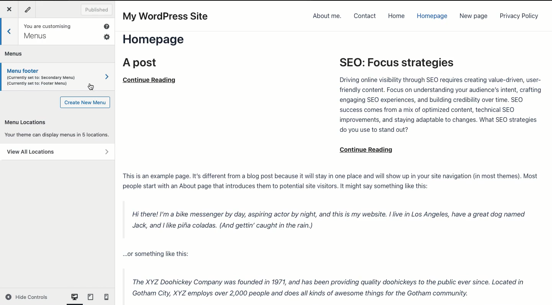 Image resolution: width=552 pixels, height=305 pixels. Describe the element at coordinates (85, 102) in the screenshot. I see `Create new menu` at that location.